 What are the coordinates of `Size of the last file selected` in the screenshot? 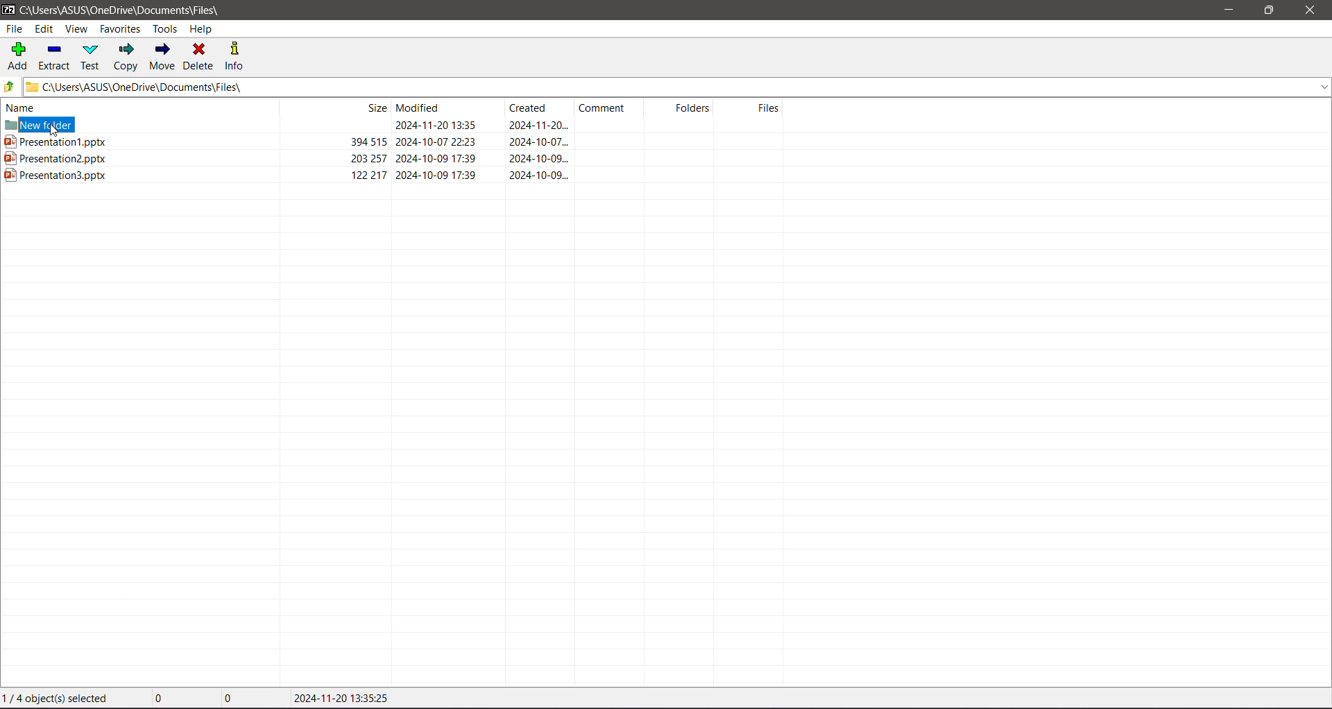 It's located at (246, 698).